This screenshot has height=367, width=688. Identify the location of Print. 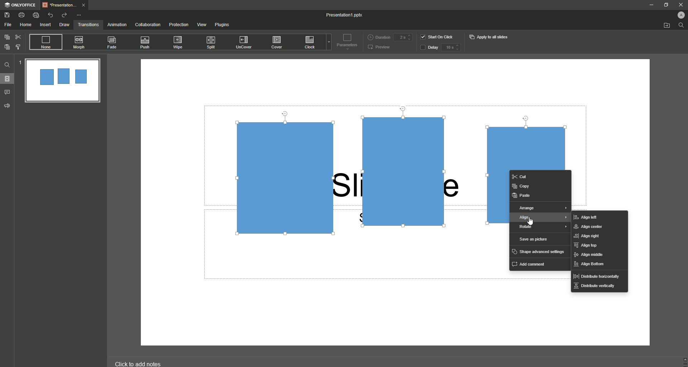
(21, 15).